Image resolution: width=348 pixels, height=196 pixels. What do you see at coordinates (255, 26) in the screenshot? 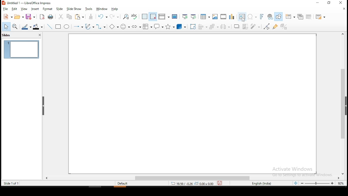
I see `` at bounding box center [255, 26].